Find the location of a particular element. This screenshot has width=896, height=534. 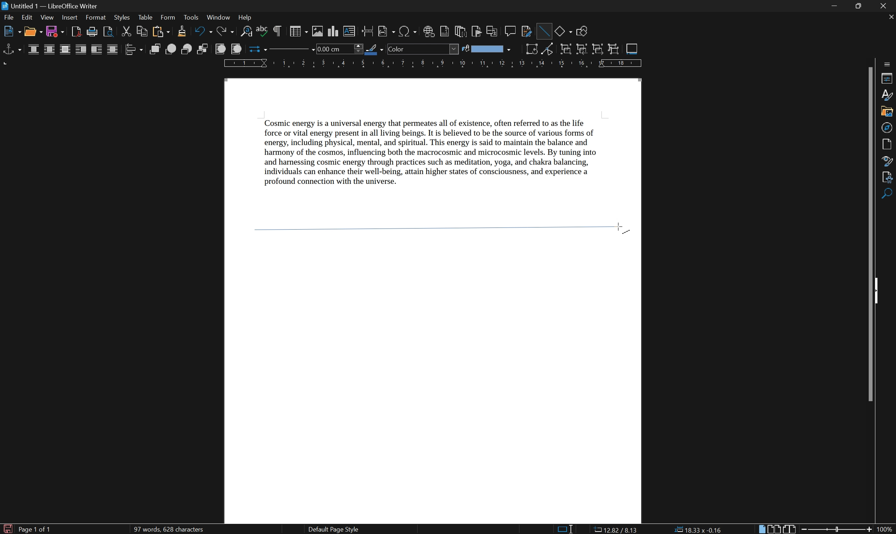

area style is located at coordinates (423, 49).